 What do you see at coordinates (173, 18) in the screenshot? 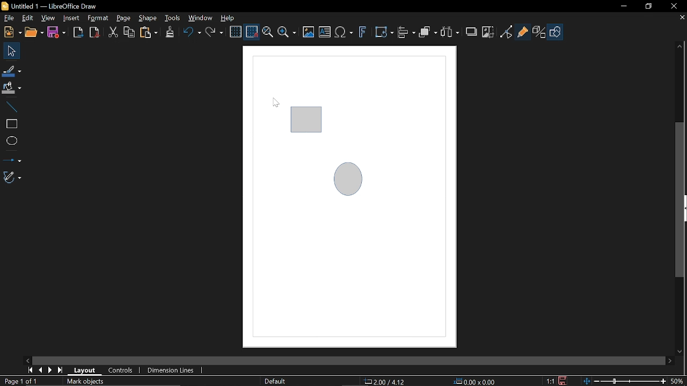
I see `Tools` at bounding box center [173, 18].